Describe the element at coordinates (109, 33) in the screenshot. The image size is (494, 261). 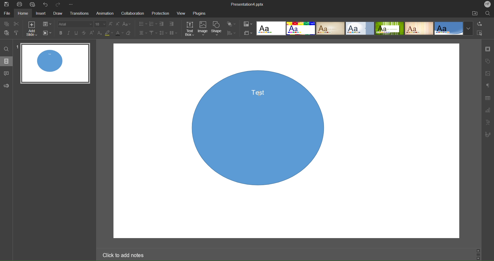
I see `Highlight` at that location.